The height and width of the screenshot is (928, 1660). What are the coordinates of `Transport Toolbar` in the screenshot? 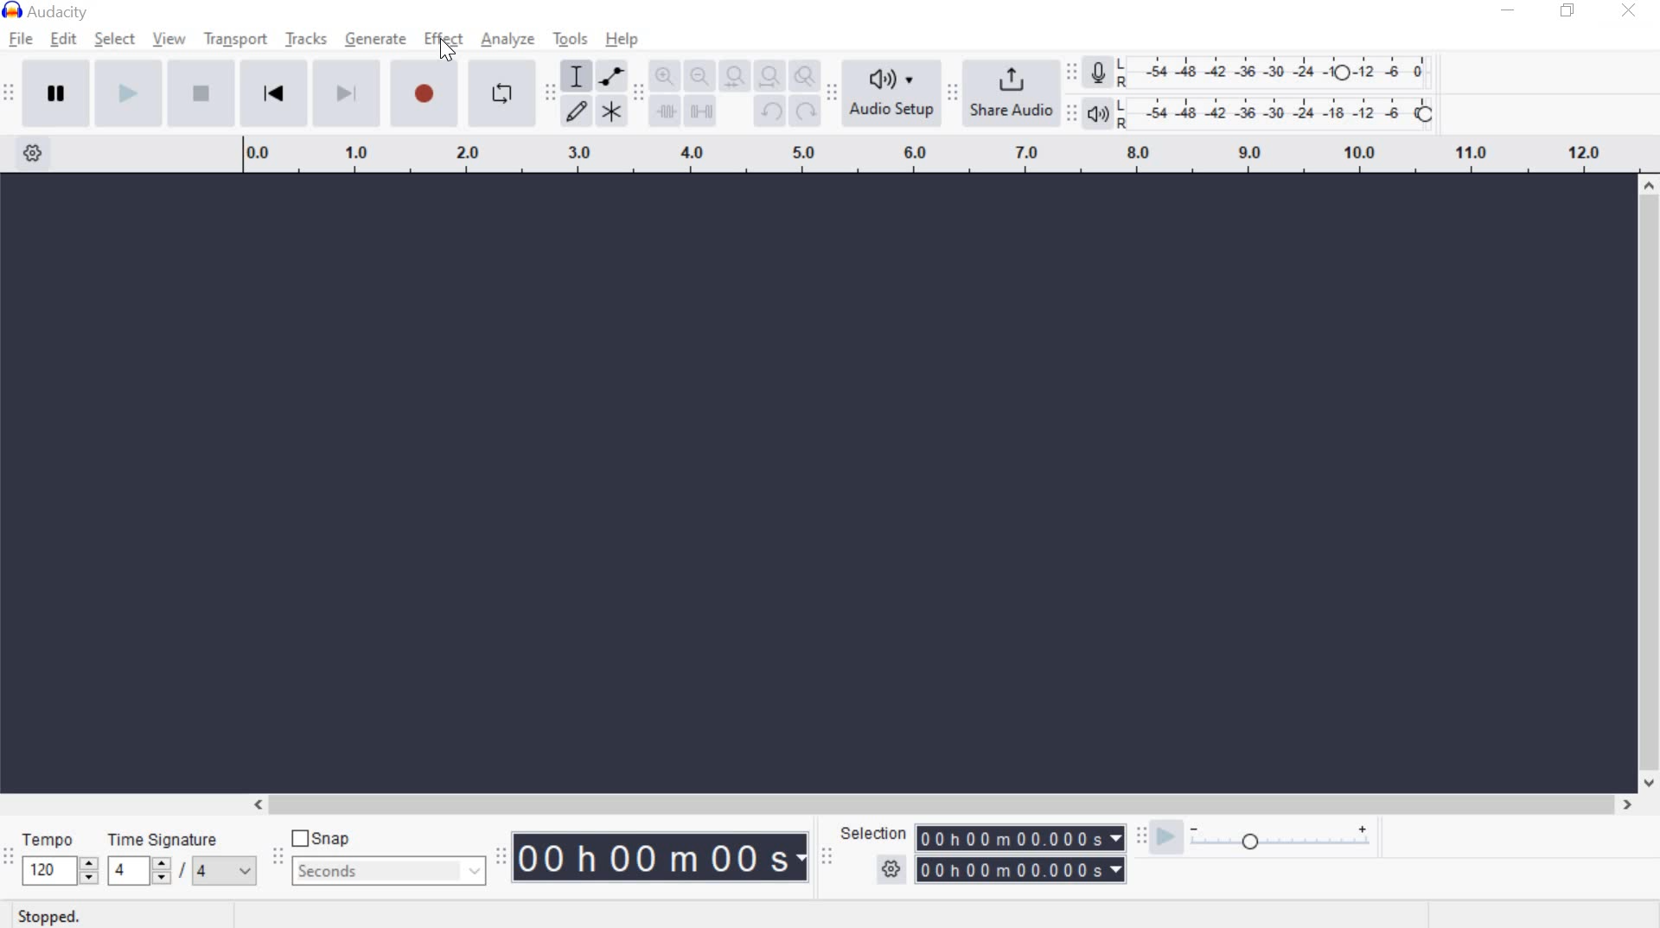 It's located at (10, 95).